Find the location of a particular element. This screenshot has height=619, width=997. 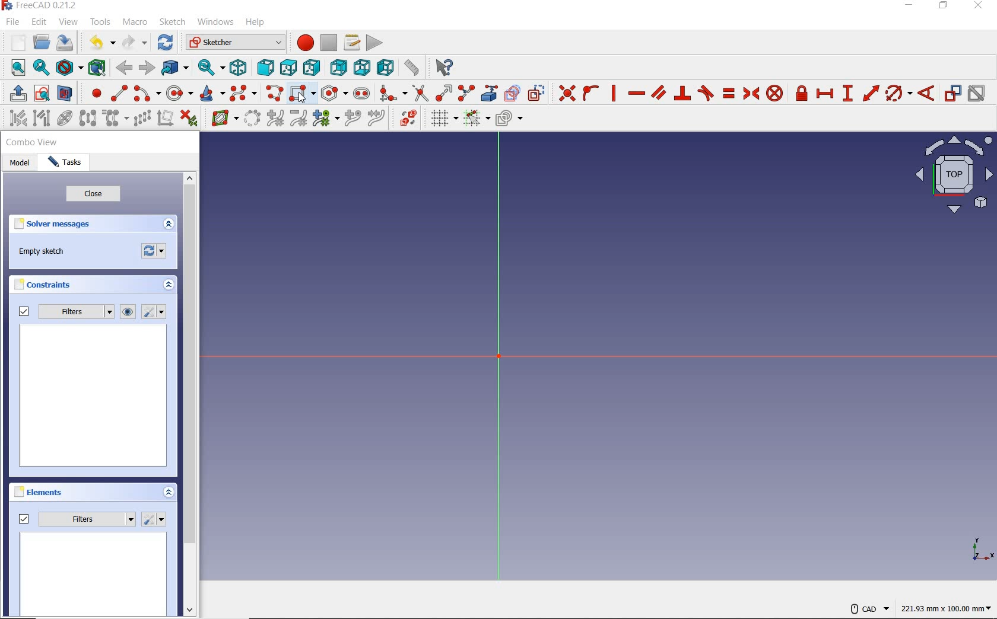

bounding box is located at coordinates (95, 67).